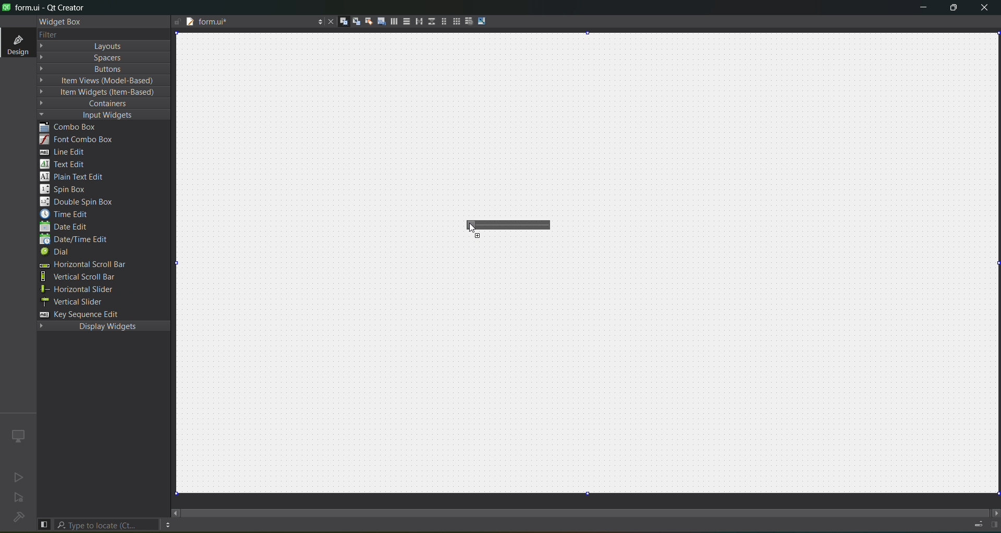 This screenshot has height=533, width=1001. Describe the element at coordinates (45, 524) in the screenshot. I see `show left` at that location.